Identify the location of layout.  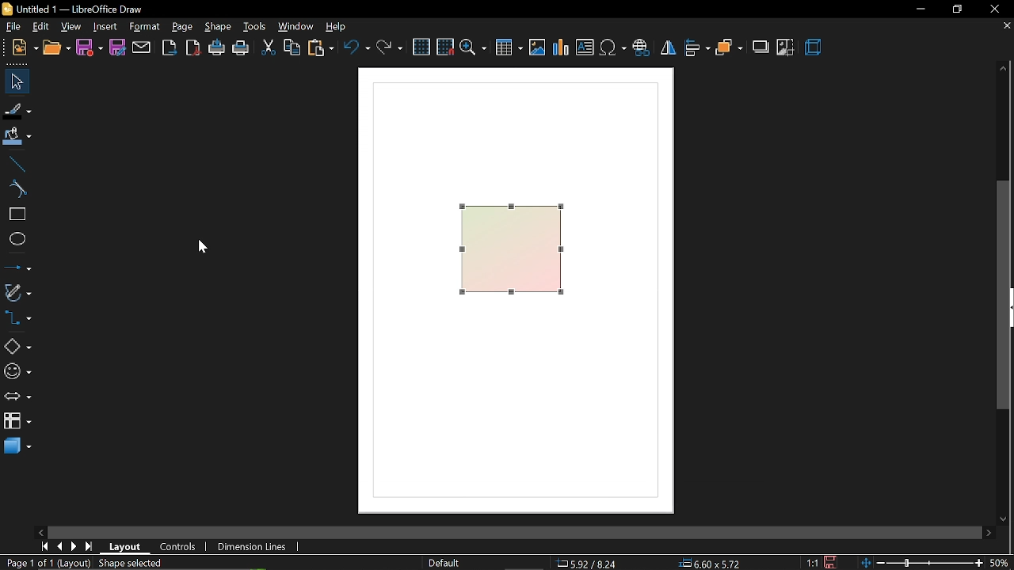
(127, 545).